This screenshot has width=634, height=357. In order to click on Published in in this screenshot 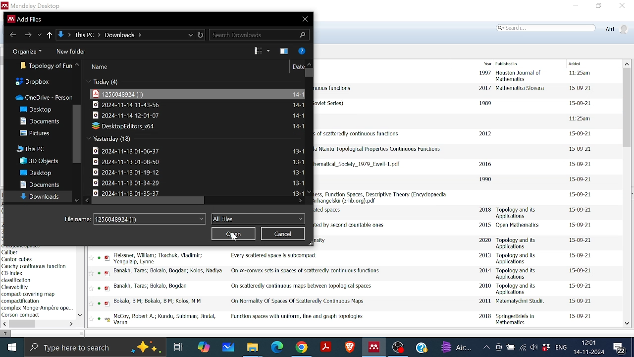, I will do `click(517, 319)`.